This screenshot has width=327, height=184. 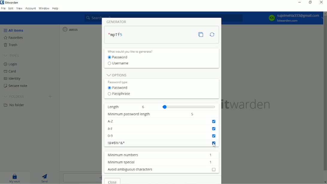 I want to click on My vault, so click(x=15, y=177).